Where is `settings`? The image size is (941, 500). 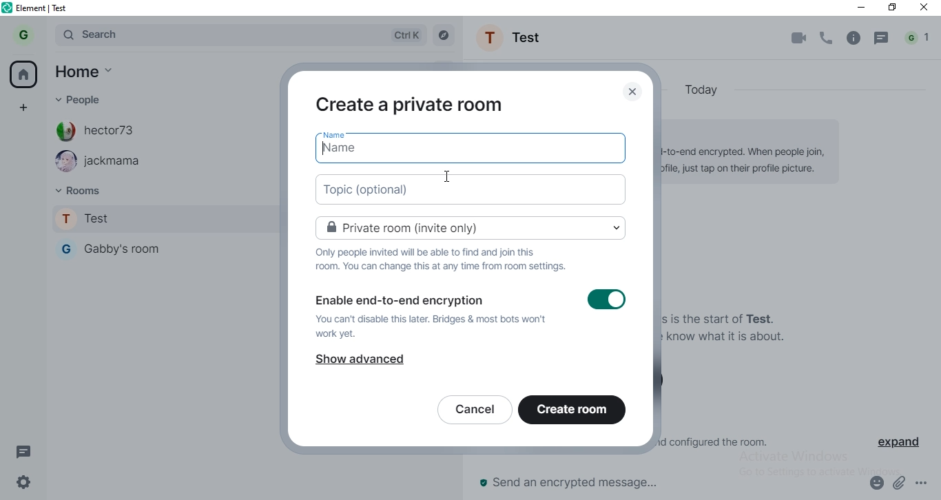
settings is located at coordinates (23, 481).